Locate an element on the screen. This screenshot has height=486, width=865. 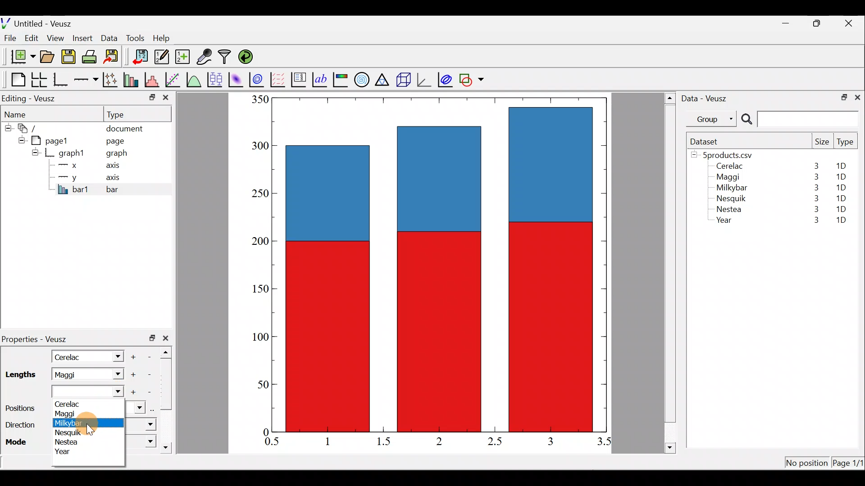
200 is located at coordinates (257, 243).